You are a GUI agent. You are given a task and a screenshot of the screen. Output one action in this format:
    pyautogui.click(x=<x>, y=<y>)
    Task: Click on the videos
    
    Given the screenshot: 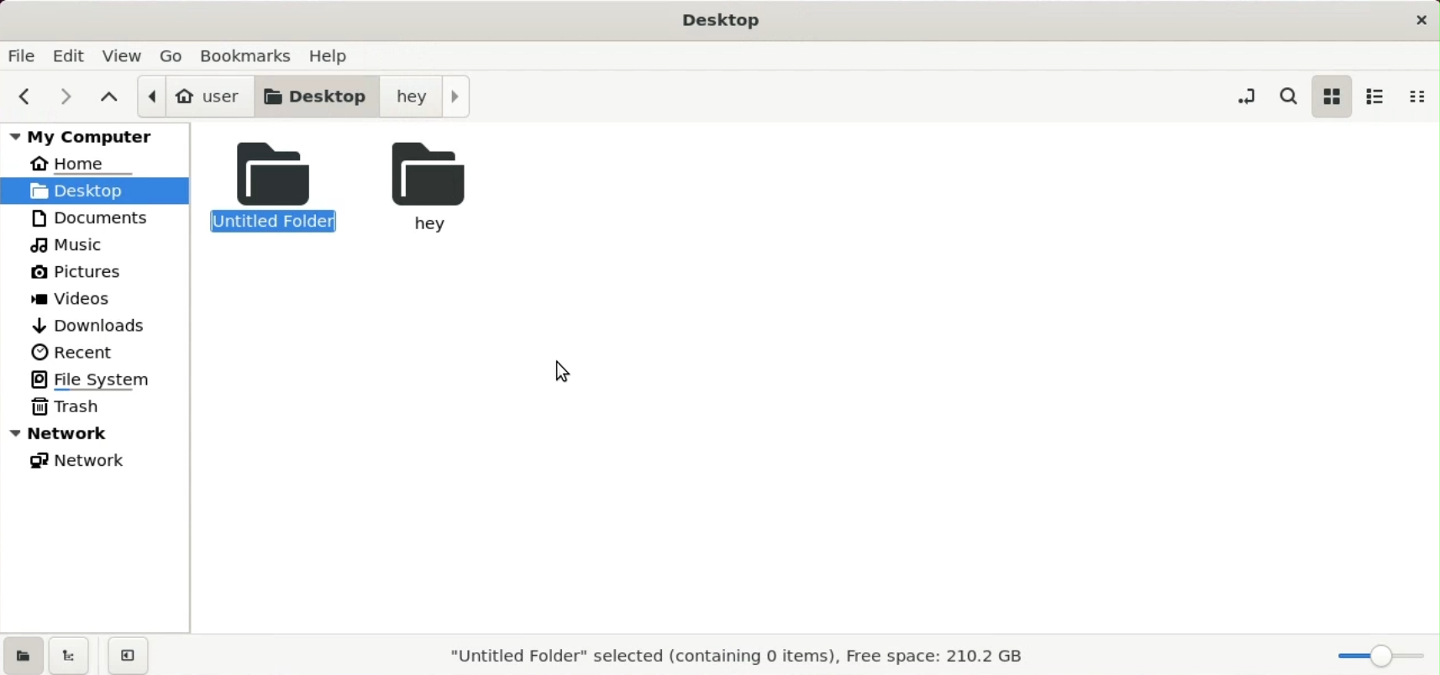 What is the action you would take?
    pyautogui.click(x=76, y=297)
    